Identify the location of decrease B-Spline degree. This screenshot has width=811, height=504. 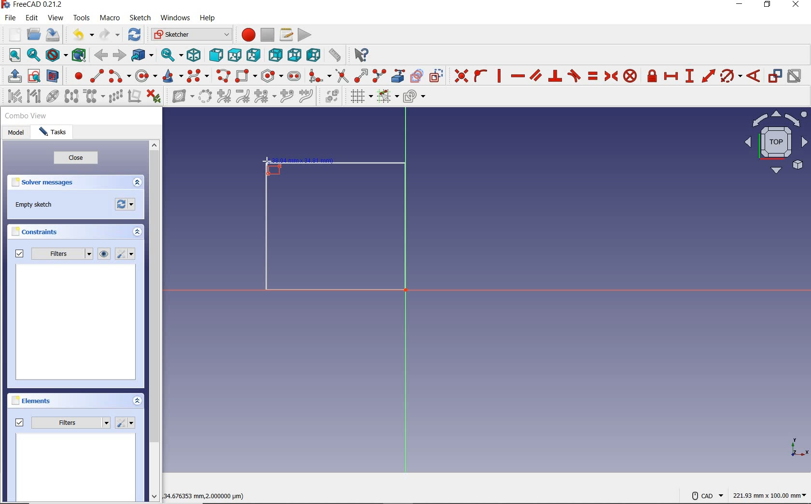
(243, 98).